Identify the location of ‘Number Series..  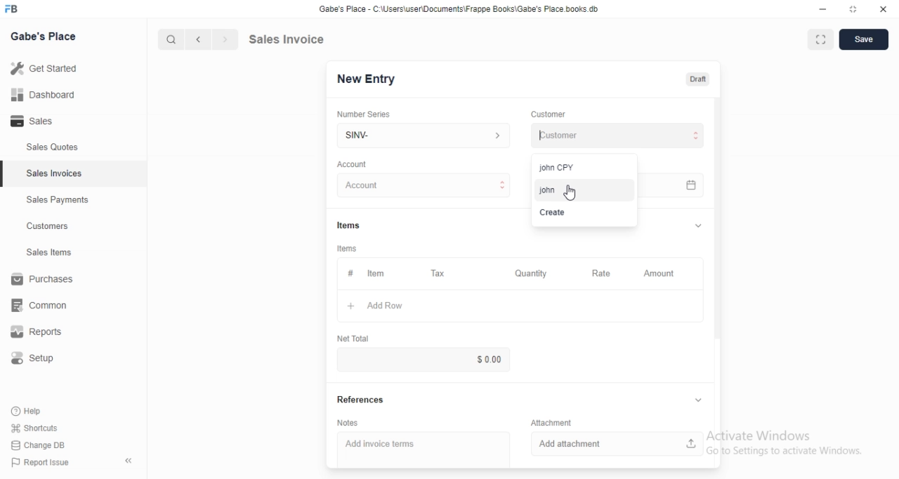
(365, 113).